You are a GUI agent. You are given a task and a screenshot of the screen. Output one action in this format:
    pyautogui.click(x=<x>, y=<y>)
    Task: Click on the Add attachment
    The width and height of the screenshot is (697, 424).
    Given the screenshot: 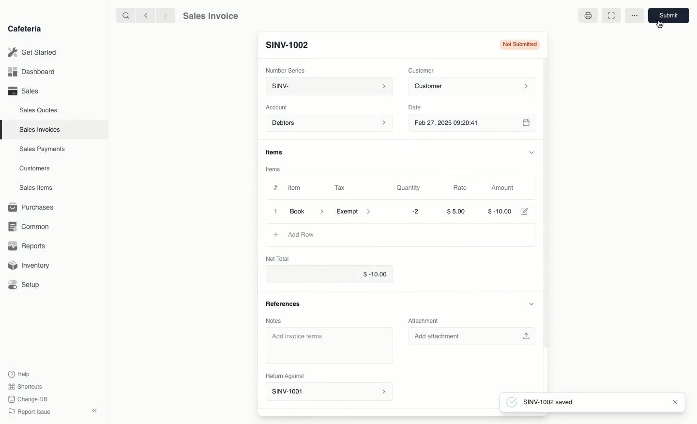 What is the action you would take?
    pyautogui.click(x=471, y=337)
    